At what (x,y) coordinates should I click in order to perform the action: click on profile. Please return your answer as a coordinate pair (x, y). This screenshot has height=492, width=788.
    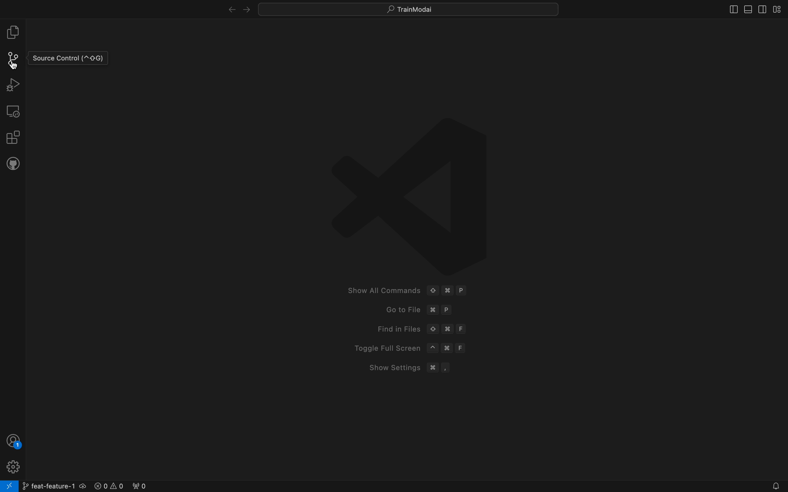
    Looking at the image, I should click on (12, 466).